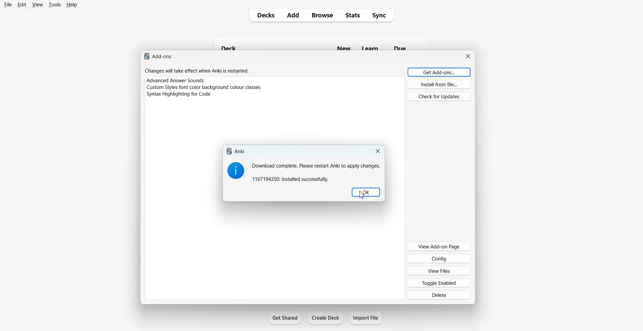 This screenshot has height=331, width=643. Describe the element at coordinates (291, 179) in the screenshot. I see `1167194350: Installed successfully.` at that location.